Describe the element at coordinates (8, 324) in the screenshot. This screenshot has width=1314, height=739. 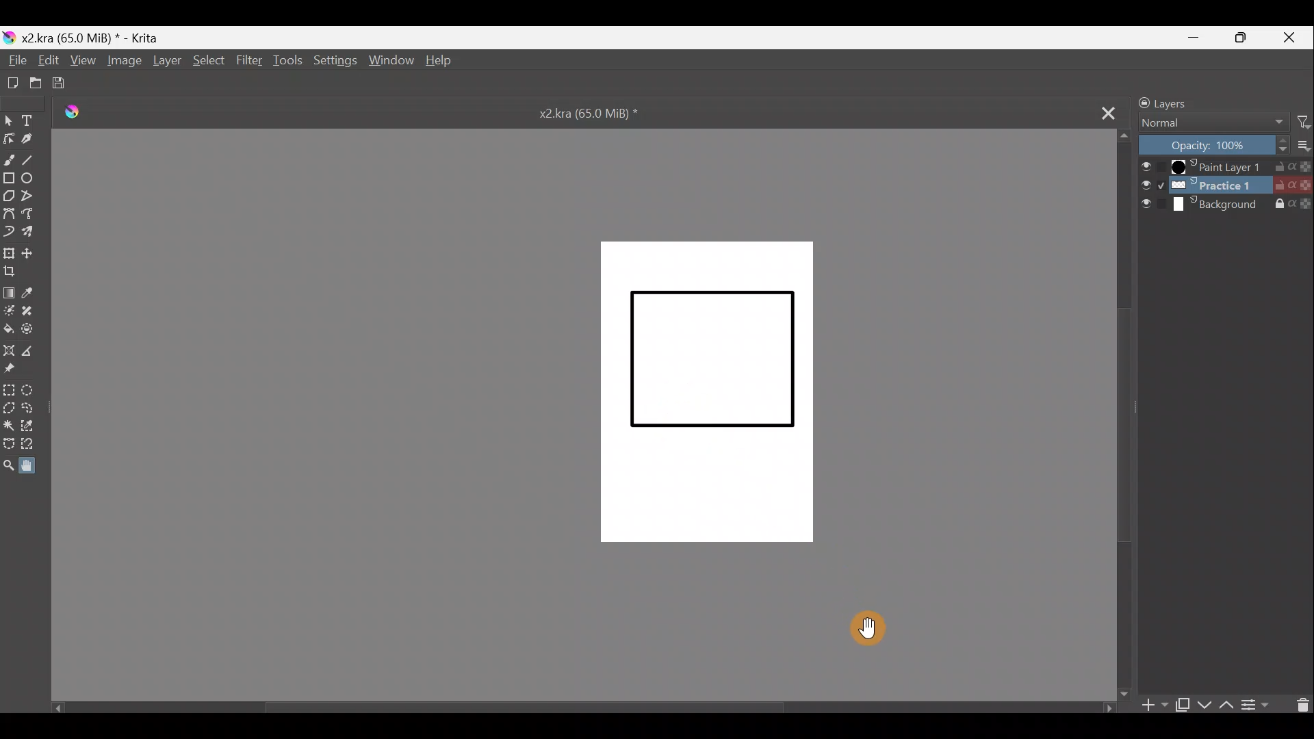
I see `Fill a contiguous area of colour with colour/fill a selection` at that location.